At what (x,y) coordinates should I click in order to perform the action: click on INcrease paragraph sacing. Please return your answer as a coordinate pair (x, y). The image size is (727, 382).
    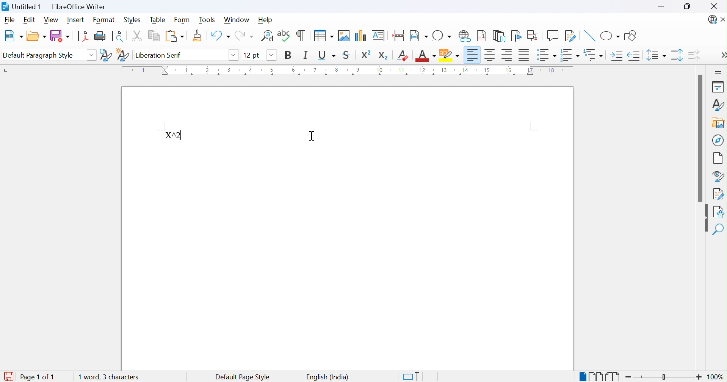
    Looking at the image, I should click on (677, 55).